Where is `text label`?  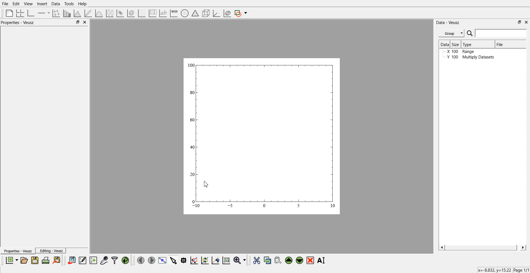
text label is located at coordinates (162, 13).